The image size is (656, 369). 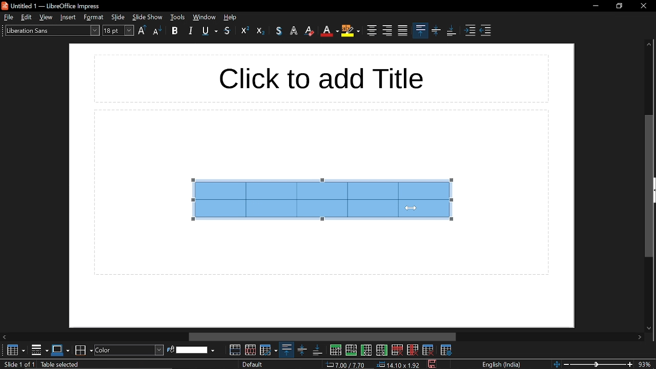 I want to click on vertical scrollbar, so click(x=648, y=185).